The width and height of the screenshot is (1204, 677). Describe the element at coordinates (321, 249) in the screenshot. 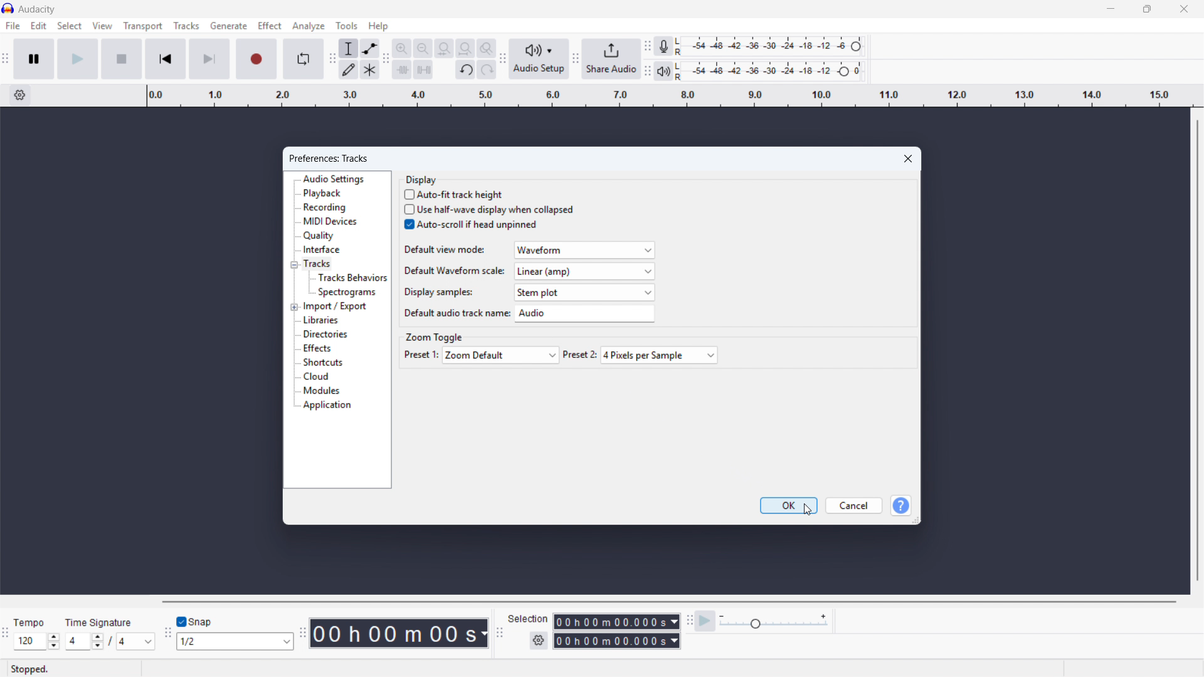

I see `interface` at that location.